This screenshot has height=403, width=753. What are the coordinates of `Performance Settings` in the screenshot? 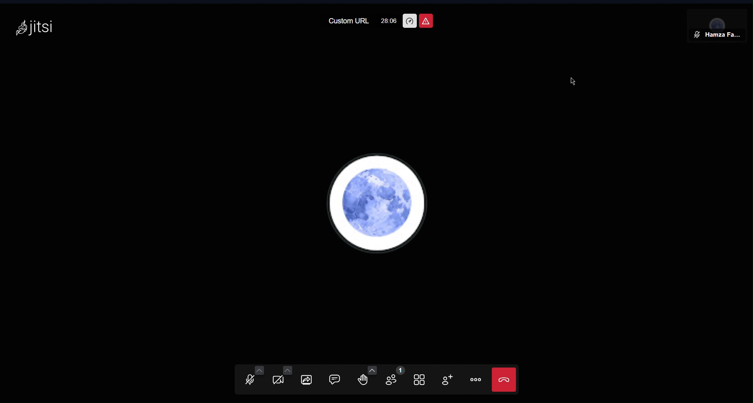 It's located at (410, 21).